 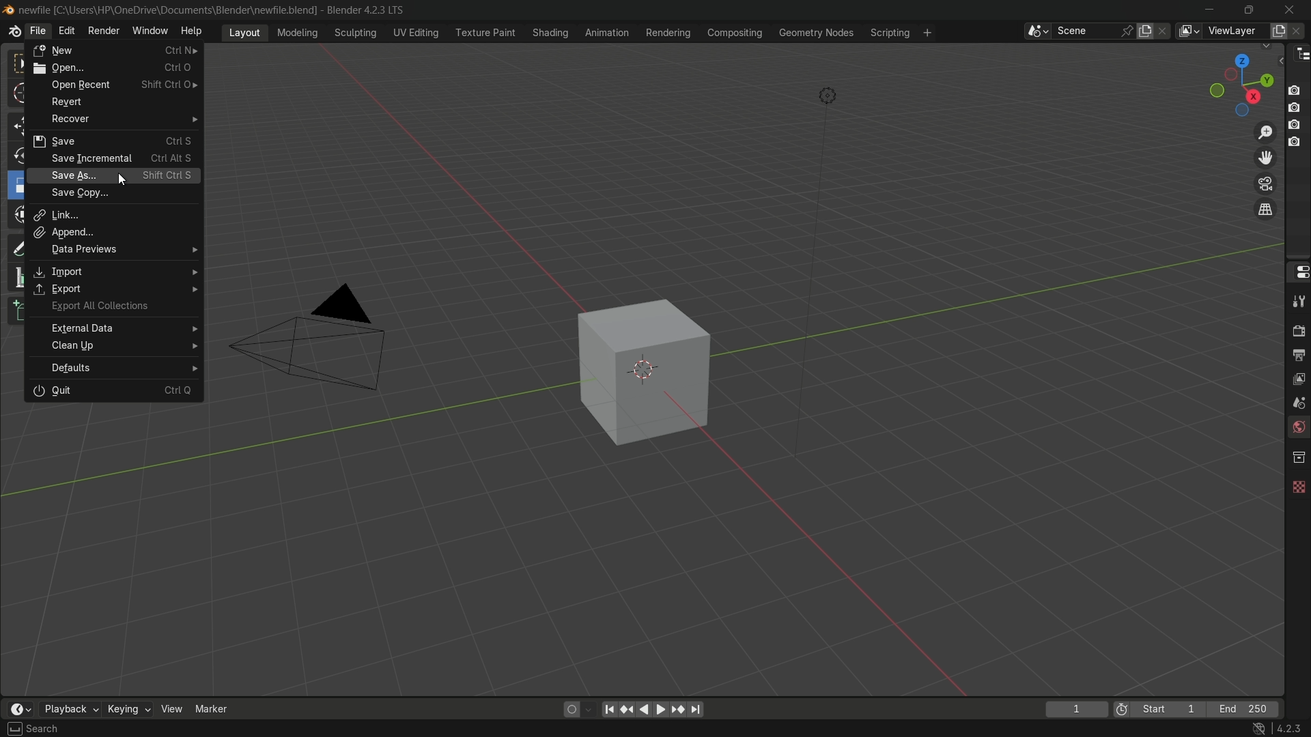 What do you see at coordinates (589, 709) in the screenshot?
I see `auto keyframe` at bounding box center [589, 709].